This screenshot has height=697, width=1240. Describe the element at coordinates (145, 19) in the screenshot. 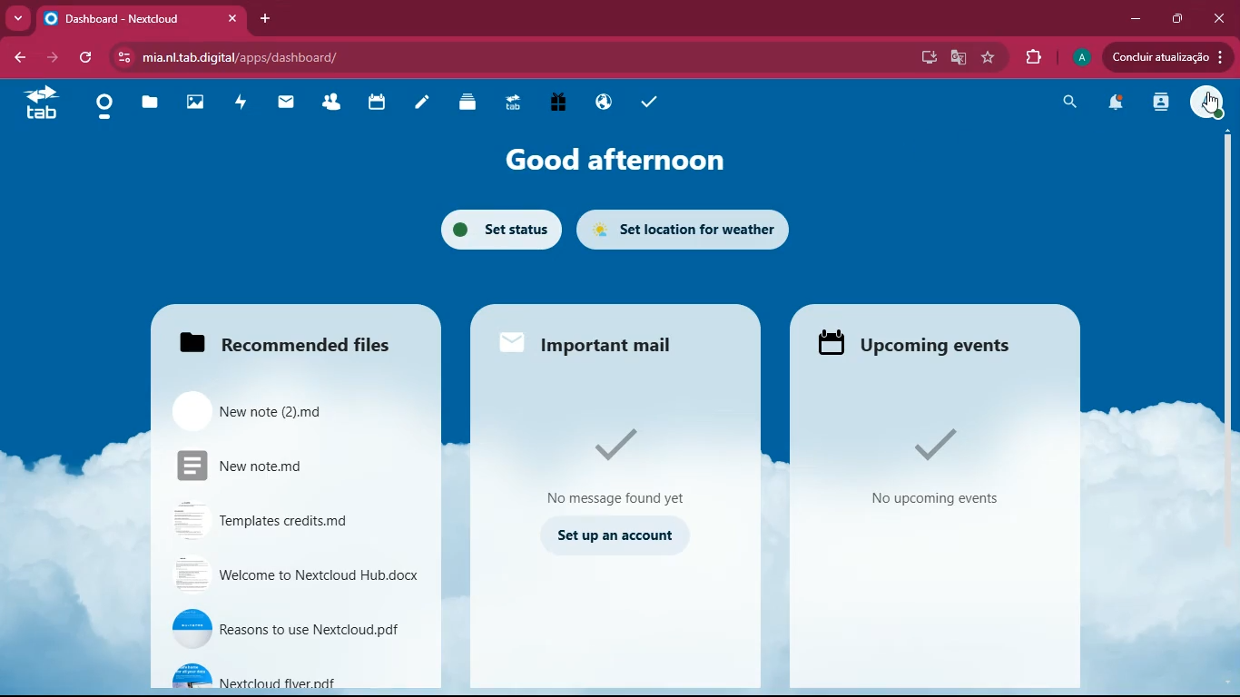

I see `tab` at that location.